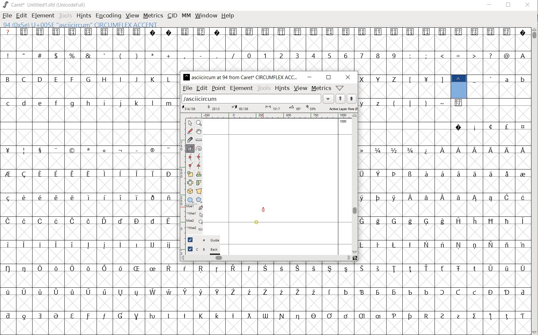 The width and height of the screenshot is (538, 335). I want to click on WINDOW, so click(205, 15).